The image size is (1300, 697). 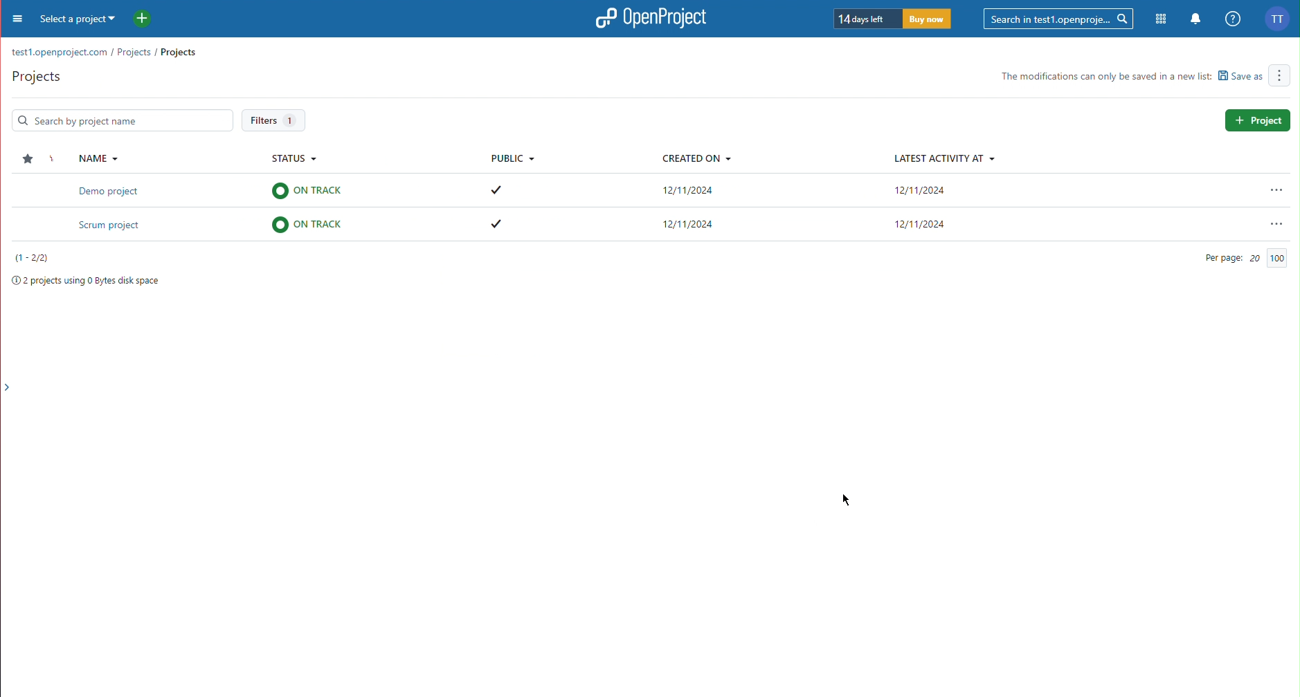 I want to click on Demo project, so click(x=676, y=192).